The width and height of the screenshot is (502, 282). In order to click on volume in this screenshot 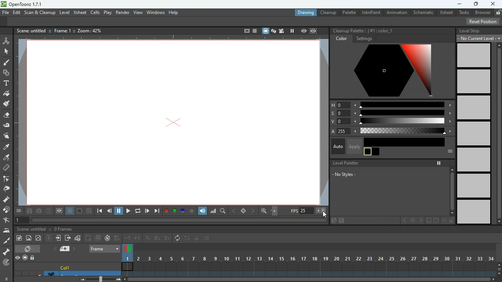, I will do `click(203, 211)`.